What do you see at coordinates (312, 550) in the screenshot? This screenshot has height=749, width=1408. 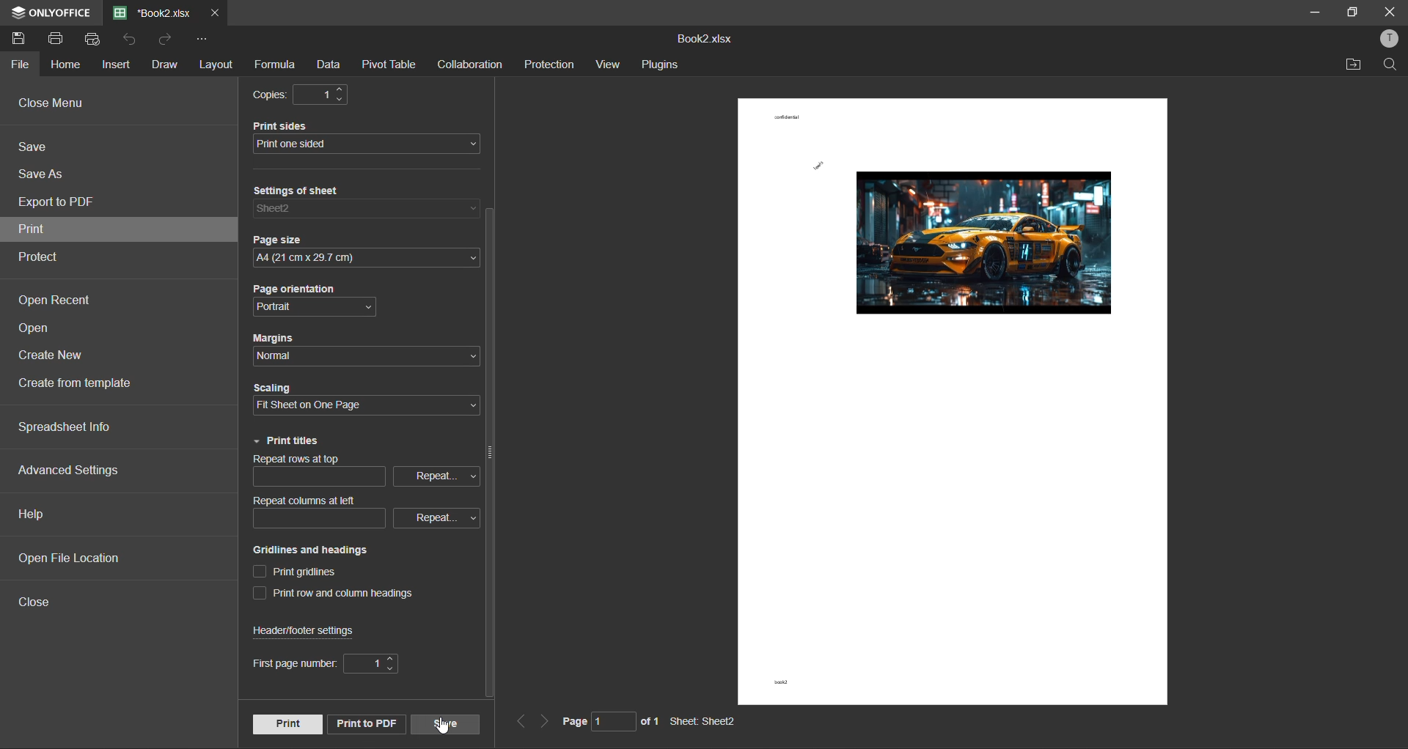 I see `Gridlines and headings` at bounding box center [312, 550].